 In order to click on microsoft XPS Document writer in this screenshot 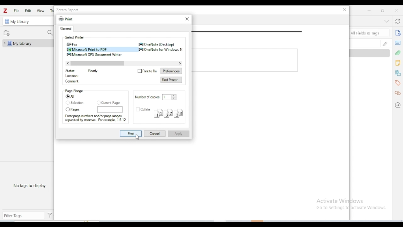, I will do `click(94, 55)`.